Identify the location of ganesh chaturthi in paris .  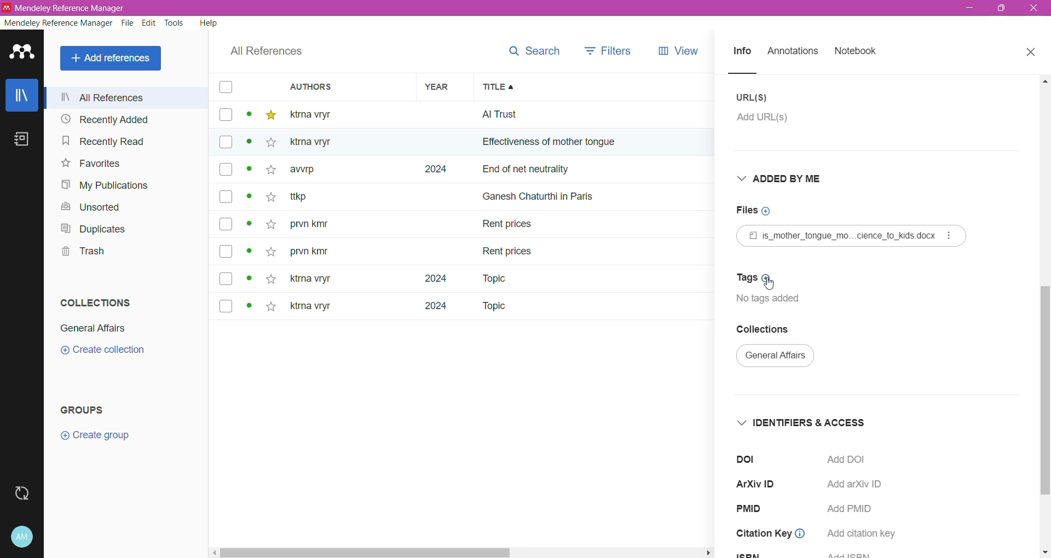
(551, 192).